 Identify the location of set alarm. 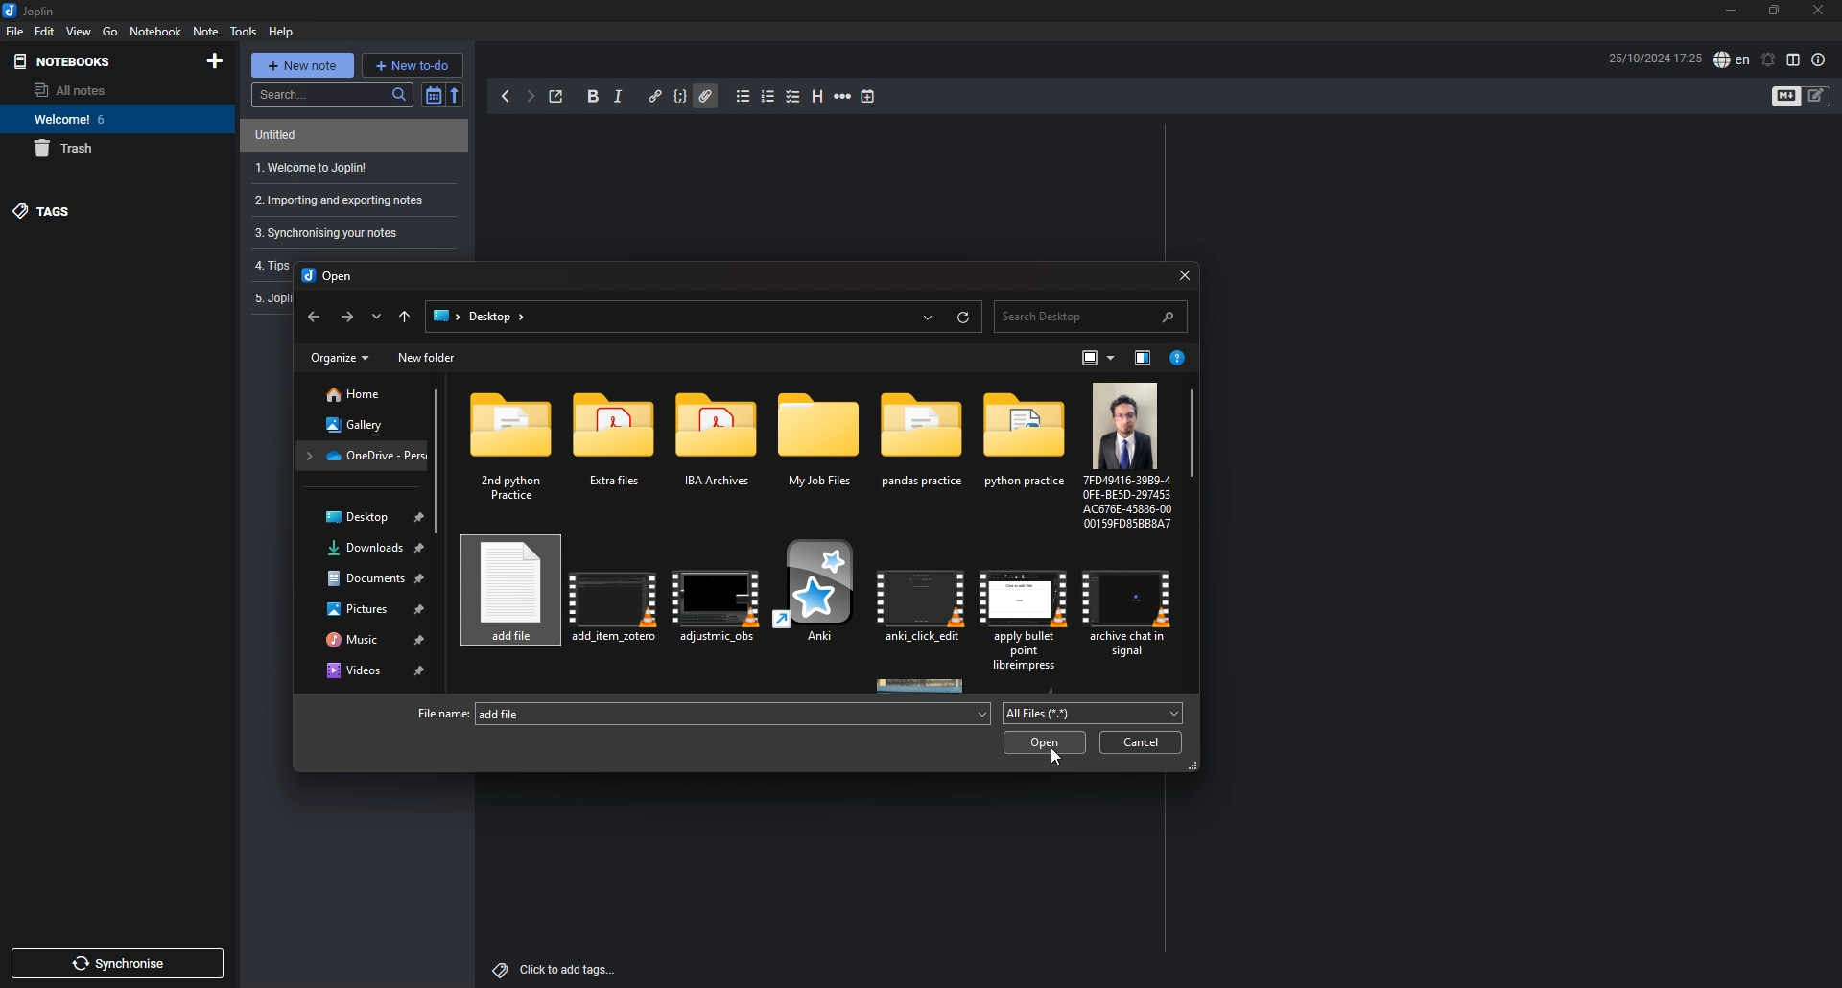
(1769, 60).